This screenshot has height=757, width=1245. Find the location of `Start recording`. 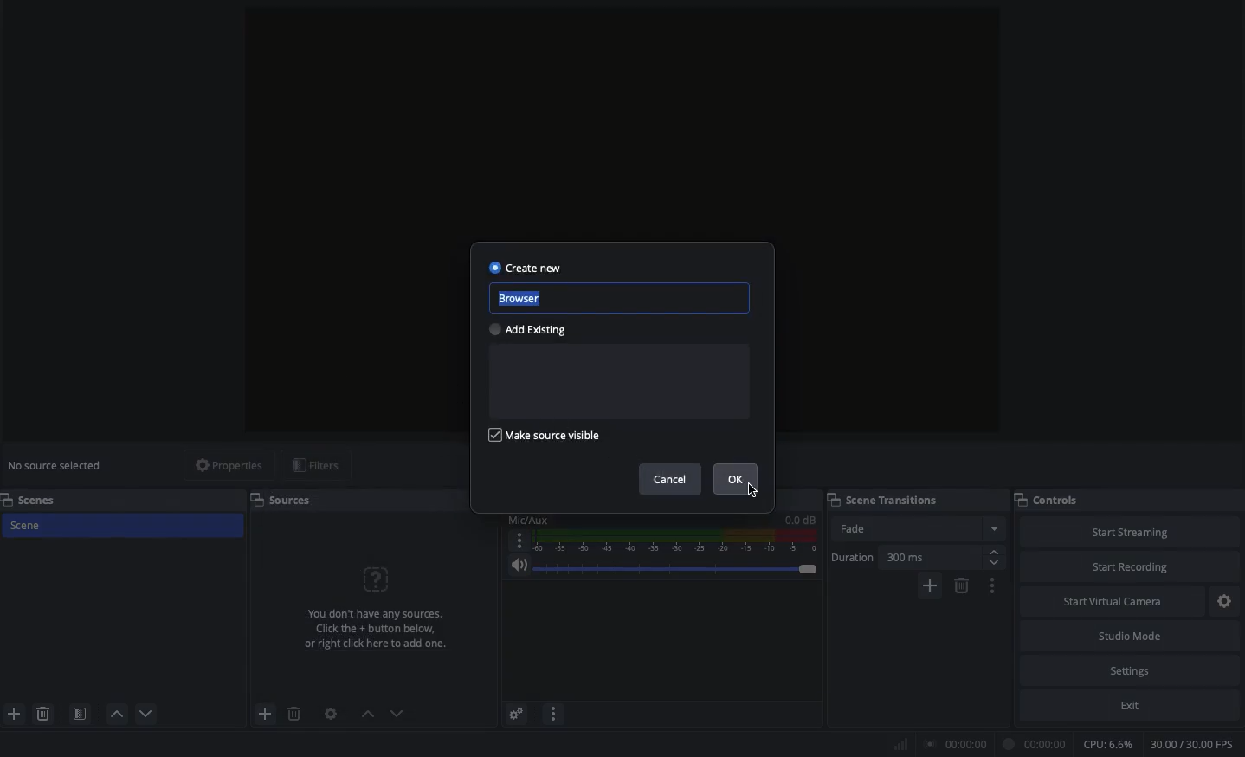

Start recording is located at coordinates (1134, 561).